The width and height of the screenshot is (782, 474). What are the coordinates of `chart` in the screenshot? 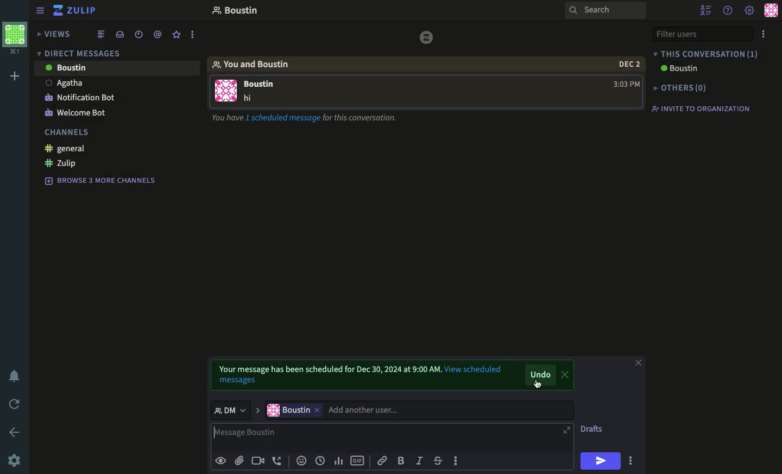 It's located at (338, 460).